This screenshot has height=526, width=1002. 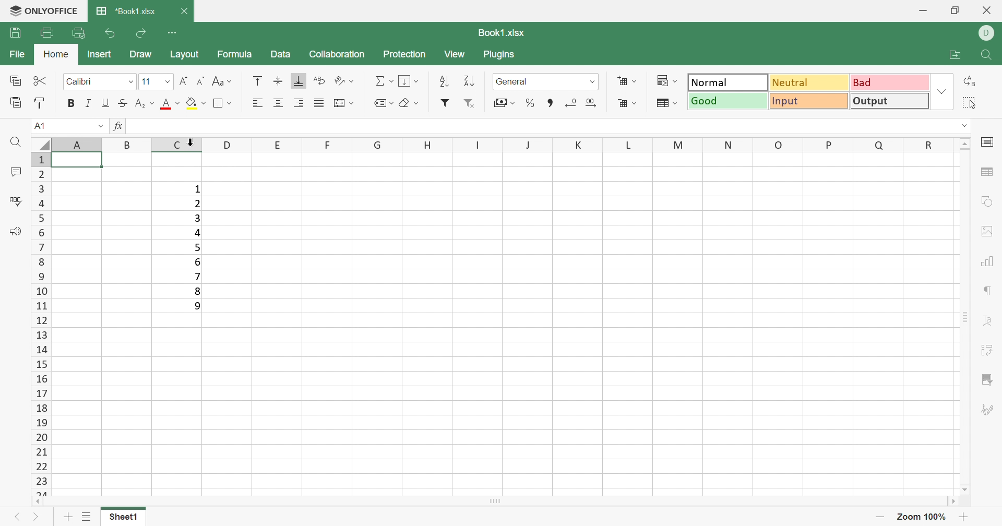 I want to click on P, so click(x=828, y=146).